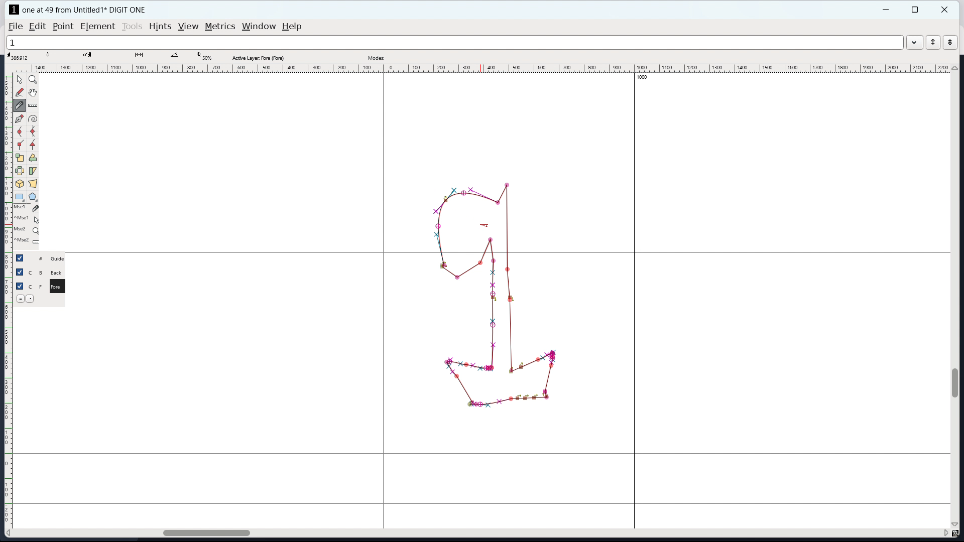  Describe the element at coordinates (19, 119) in the screenshot. I see `add a point then drag out its  control points` at that location.